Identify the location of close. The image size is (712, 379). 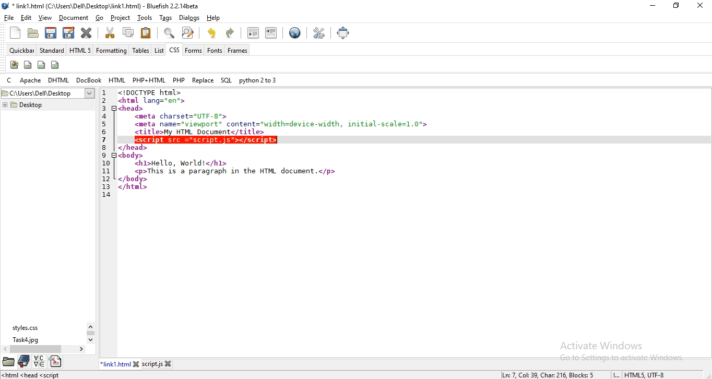
(137, 363).